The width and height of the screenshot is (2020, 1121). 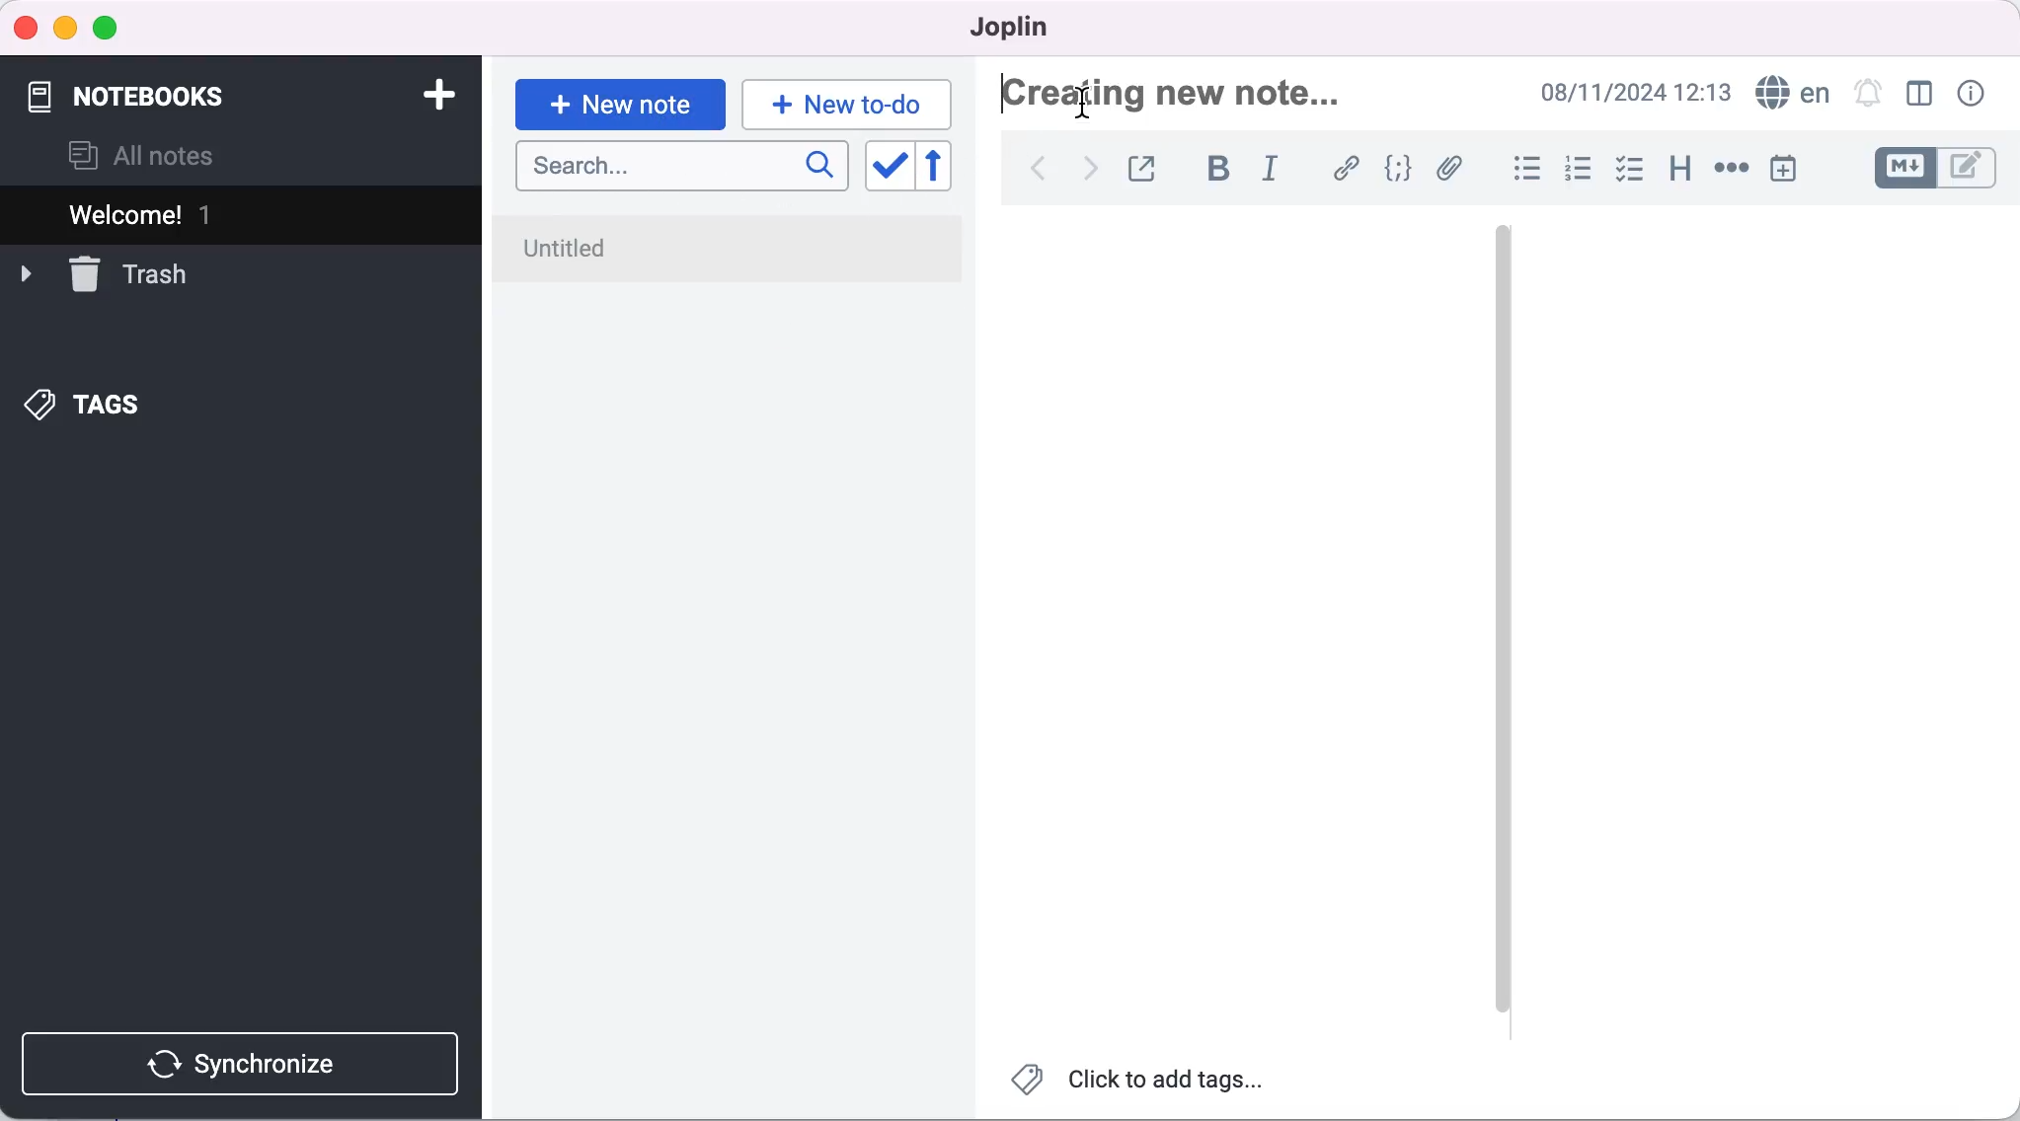 I want to click on language, so click(x=1790, y=93).